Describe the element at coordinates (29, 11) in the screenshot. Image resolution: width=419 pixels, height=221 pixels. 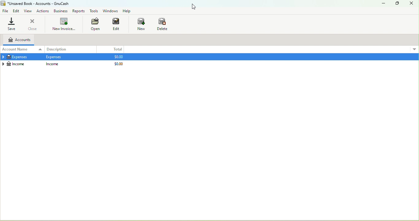
I see `View` at that location.